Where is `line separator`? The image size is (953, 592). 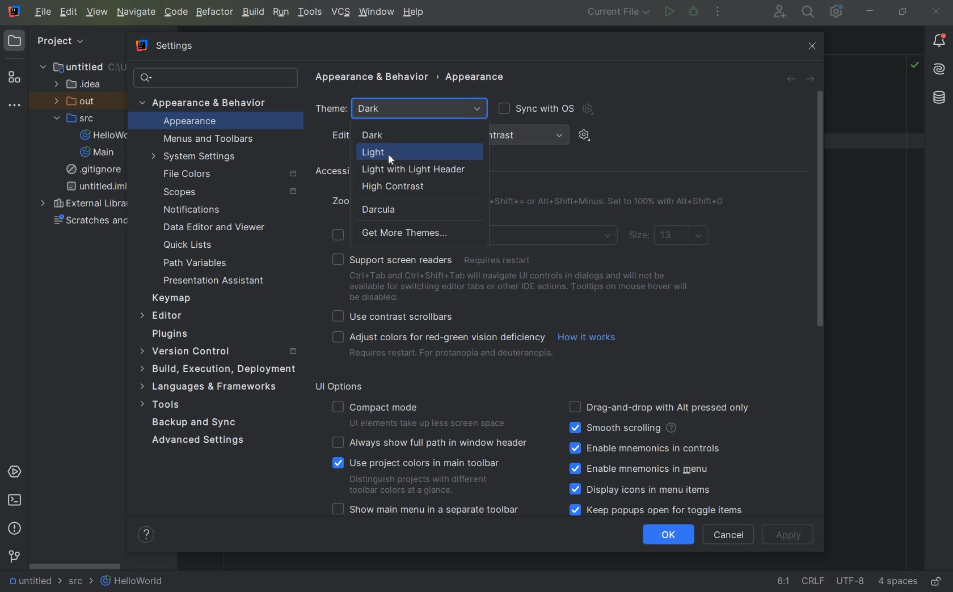 line separator is located at coordinates (815, 582).